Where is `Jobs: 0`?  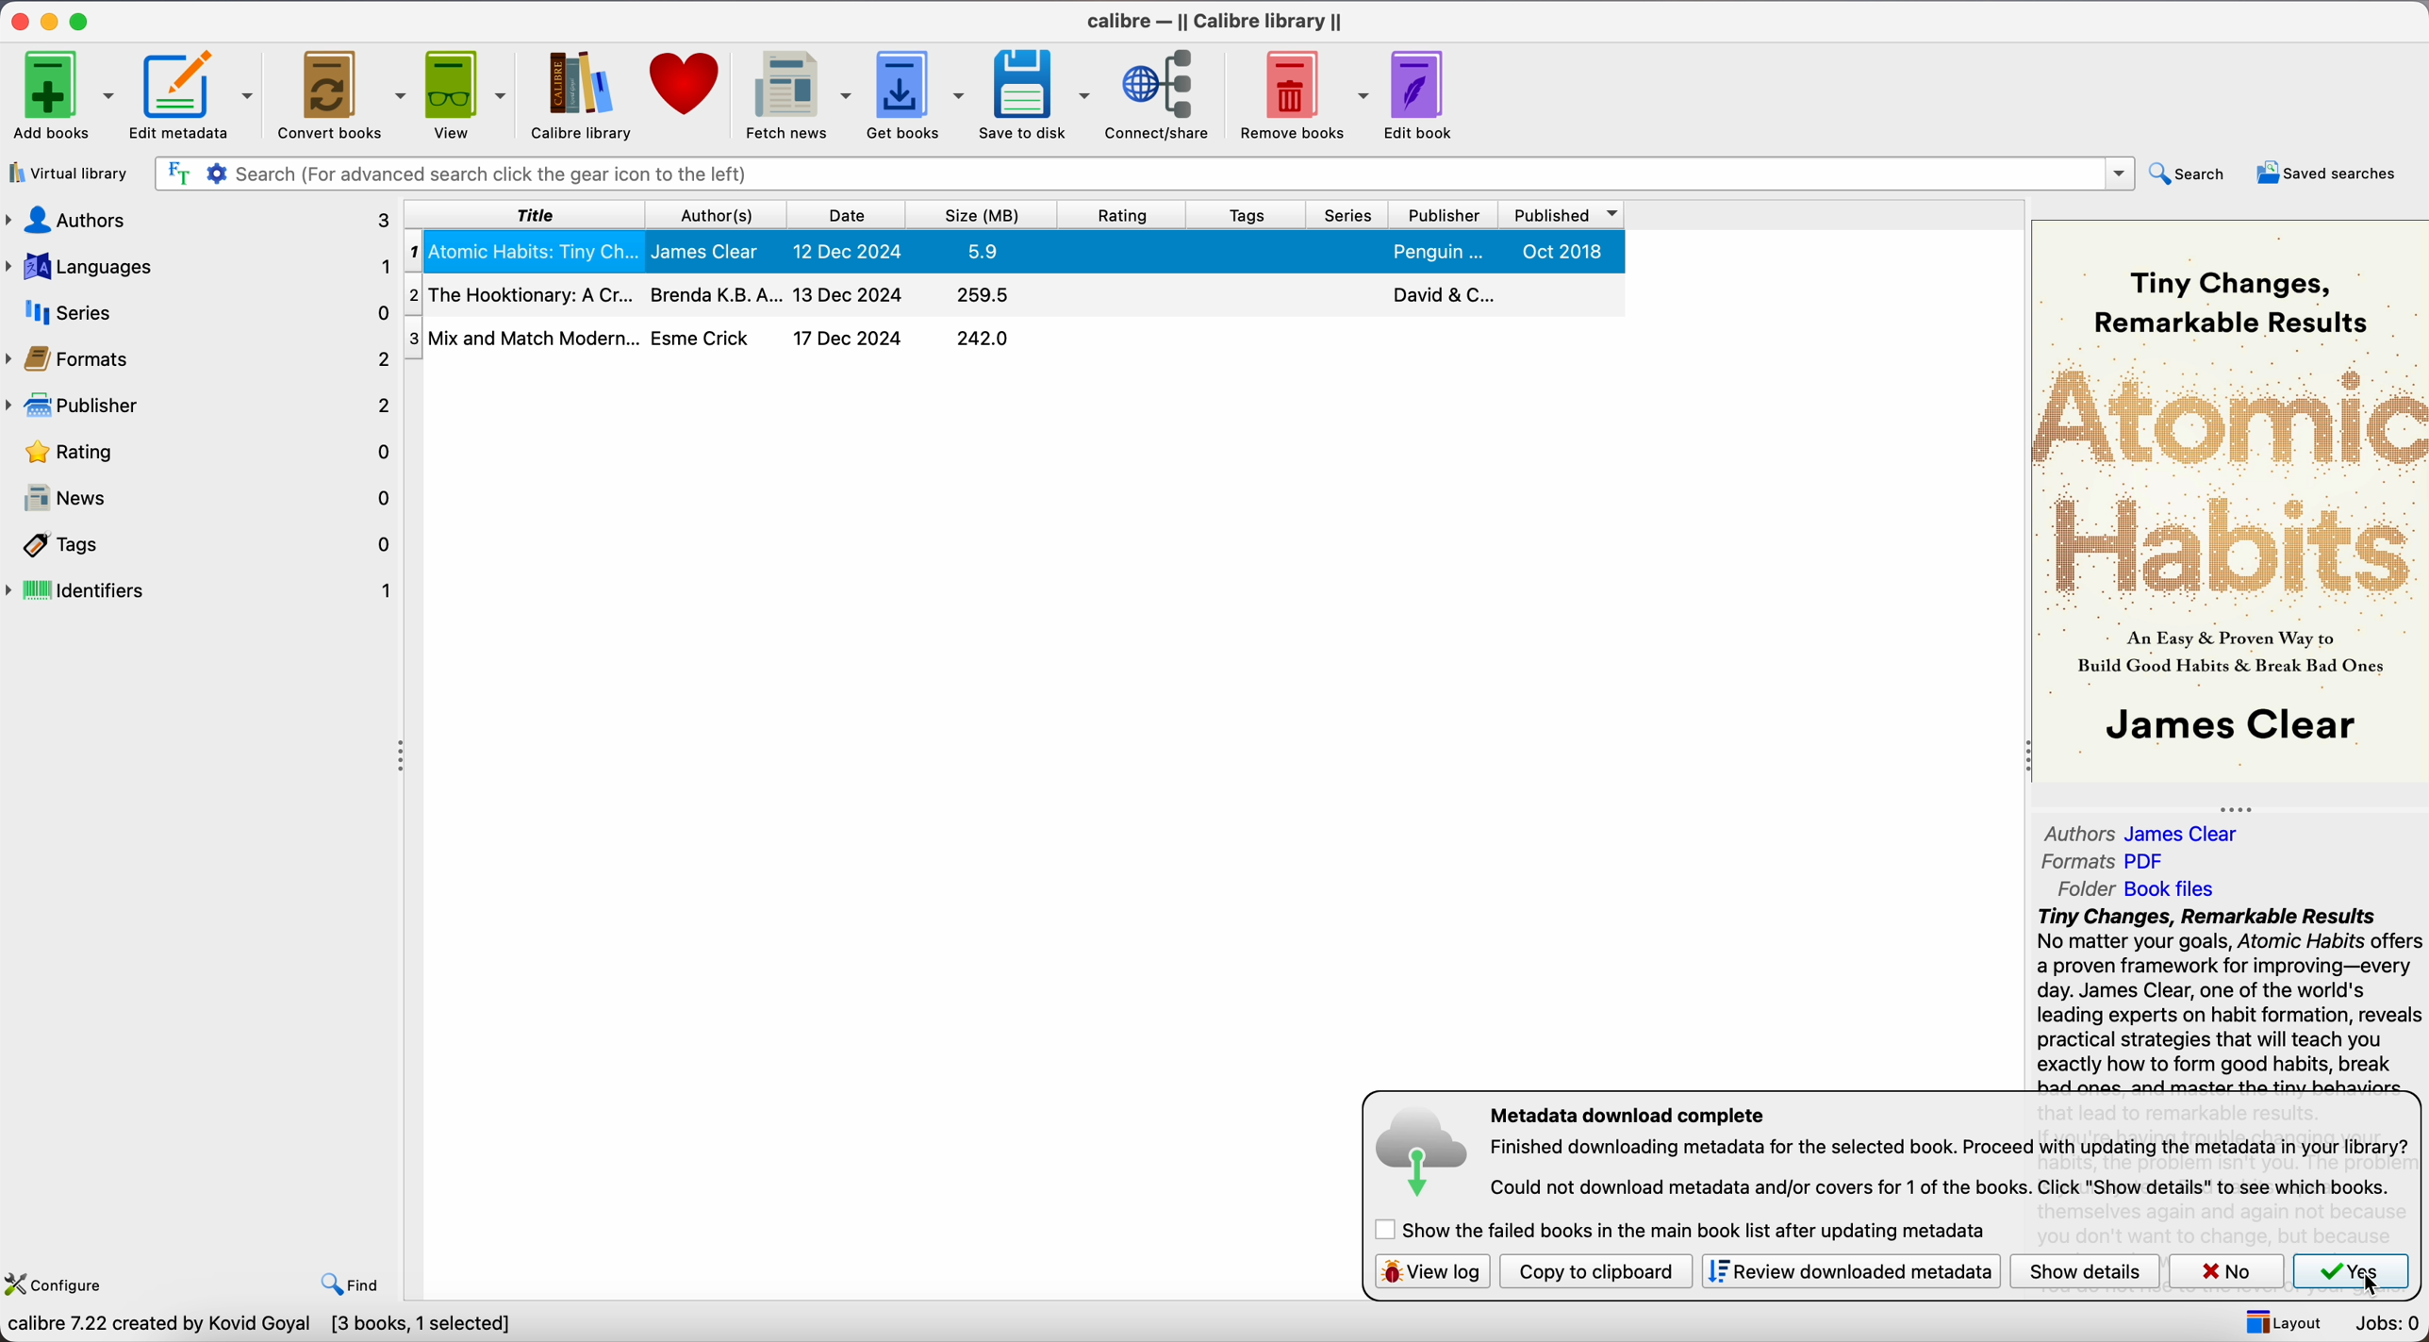
Jobs: 0 is located at coordinates (2388, 1321).